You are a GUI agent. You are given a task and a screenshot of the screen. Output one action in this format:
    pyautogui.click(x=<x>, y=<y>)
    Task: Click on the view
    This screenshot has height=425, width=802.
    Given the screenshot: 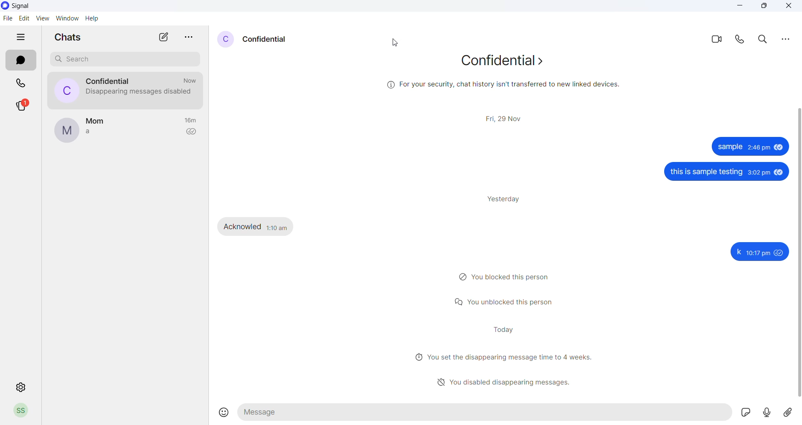 What is the action you would take?
    pyautogui.click(x=42, y=19)
    